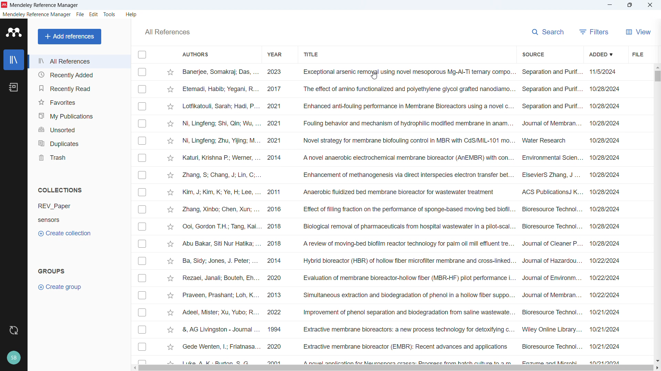 Image resolution: width=661 pixels, height=371 pixels. I want to click on 2020, so click(276, 279).